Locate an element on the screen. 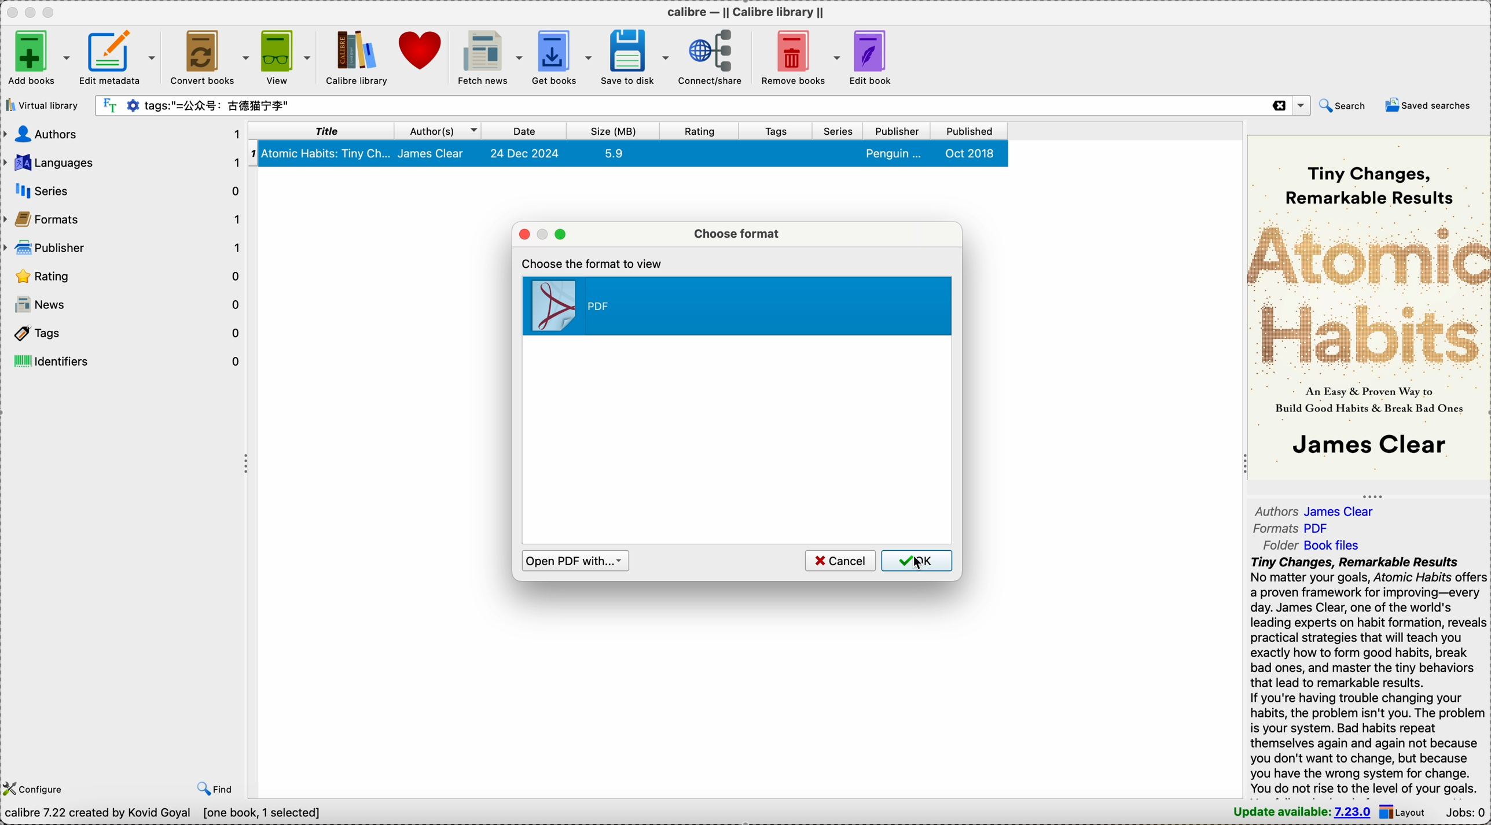 Image resolution: width=1491 pixels, height=825 pixels. publisher is located at coordinates (899, 131).